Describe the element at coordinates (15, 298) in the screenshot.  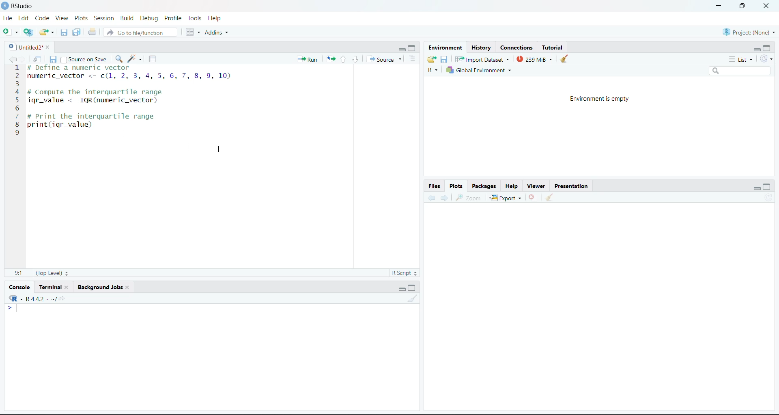
I see `R` at that location.